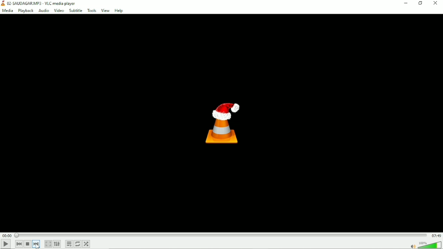 The height and width of the screenshot is (249, 443). I want to click on Playback, so click(25, 11).